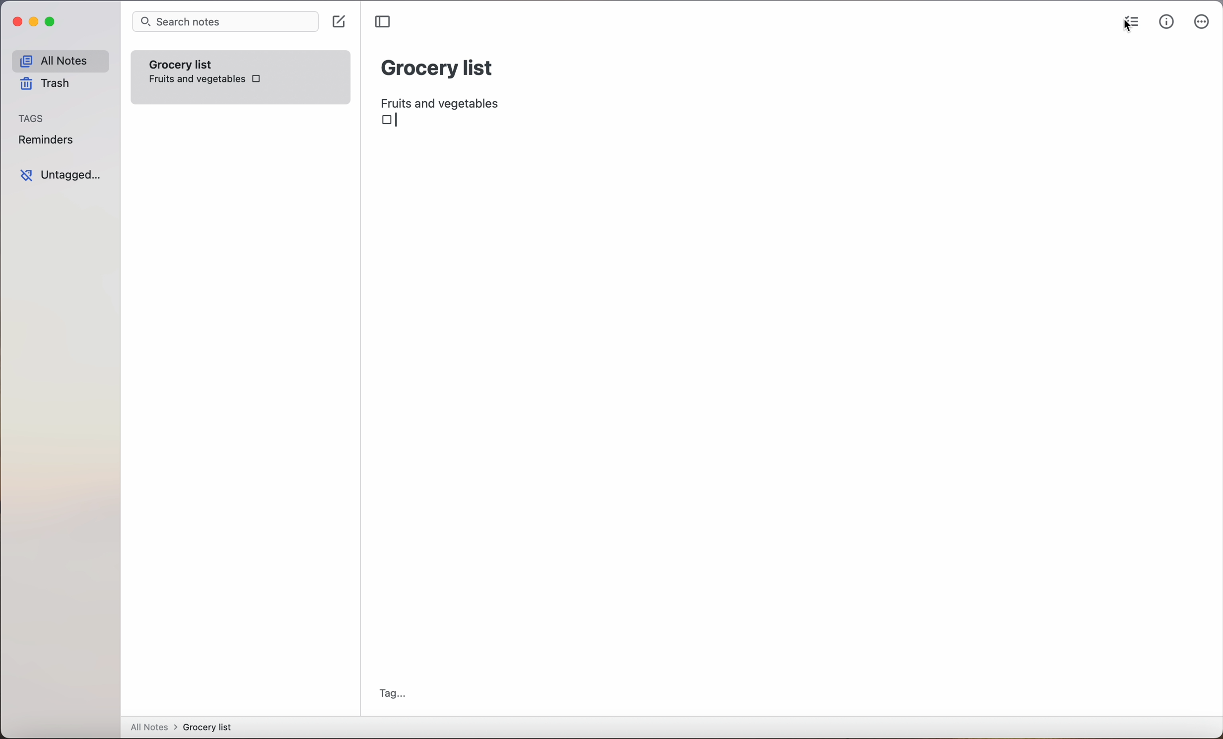  Describe the element at coordinates (391, 121) in the screenshot. I see `checkbox` at that location.